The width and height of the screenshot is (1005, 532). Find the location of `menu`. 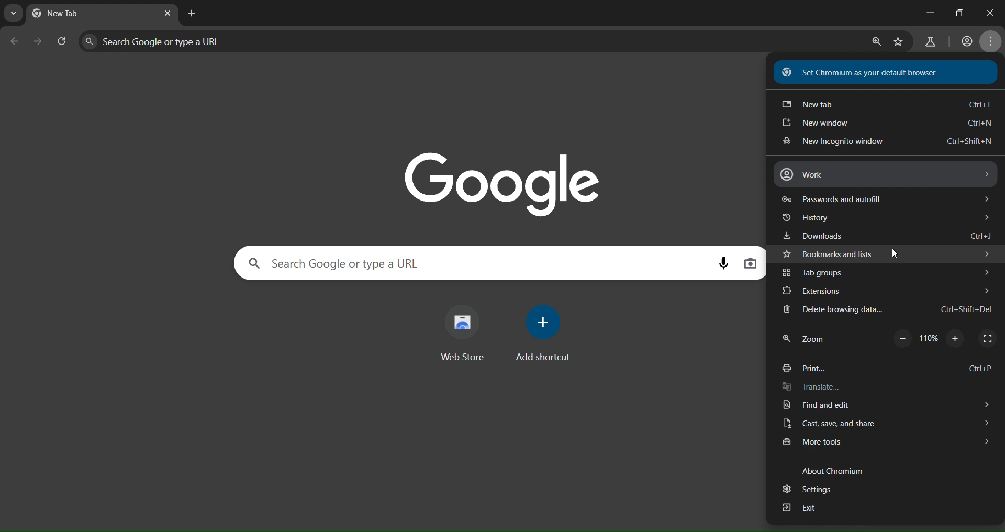

menu is located at coordinates (991, 42).